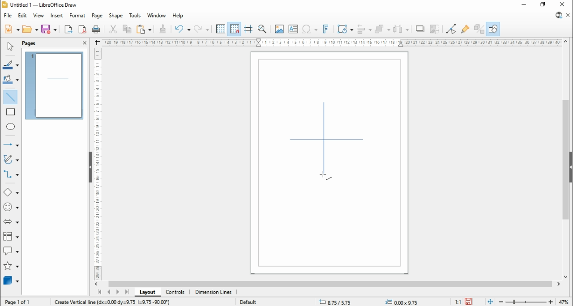 The image size is (573, 306). What do you see at coordinates (11, 280) in the screenshot?
I see `3D objects` at bounding box center [11, 280].